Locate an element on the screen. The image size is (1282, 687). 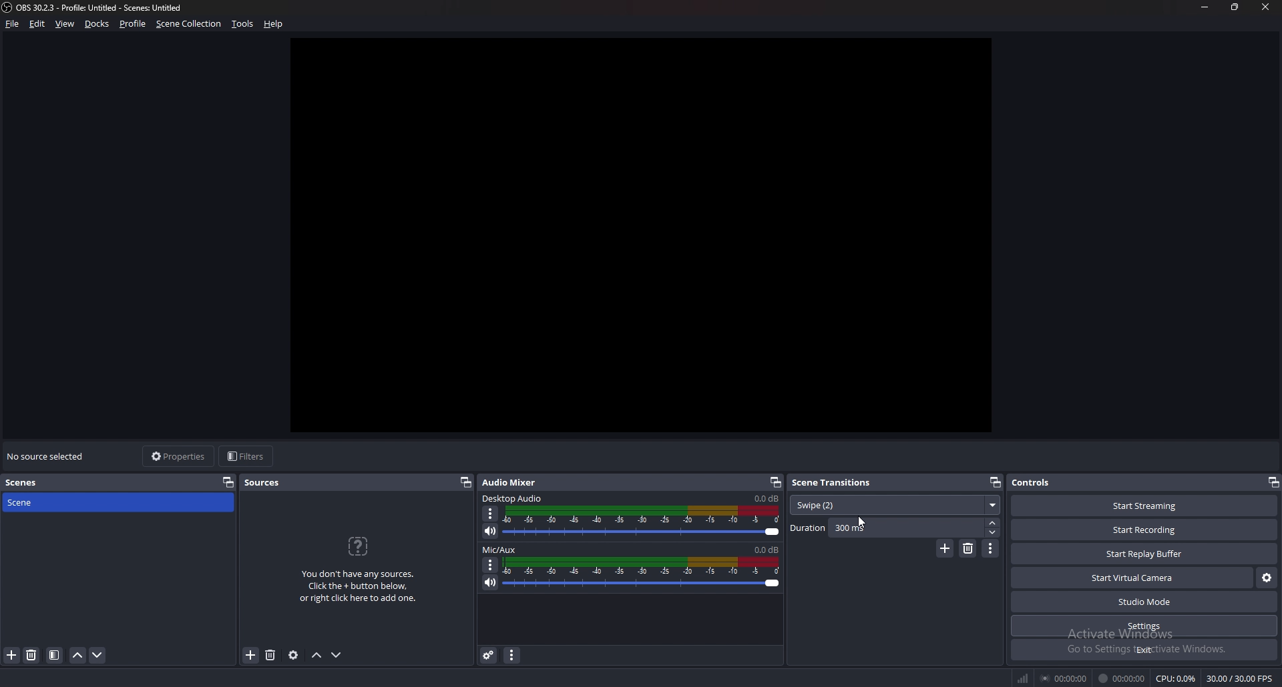
cursor is located at coordinates (861, 524).